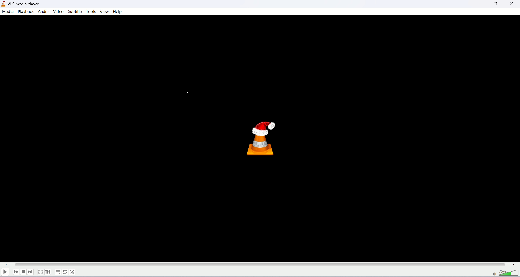 The image size is (520, 277). I want to click on progress bar, so click(261, 265).